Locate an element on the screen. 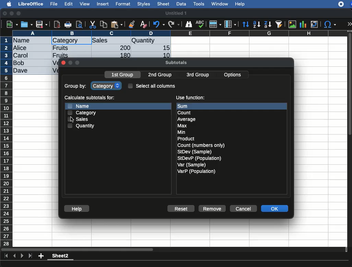 The width and height of the screenshot is (352, 267). copy is located at coordinates (104, 24).